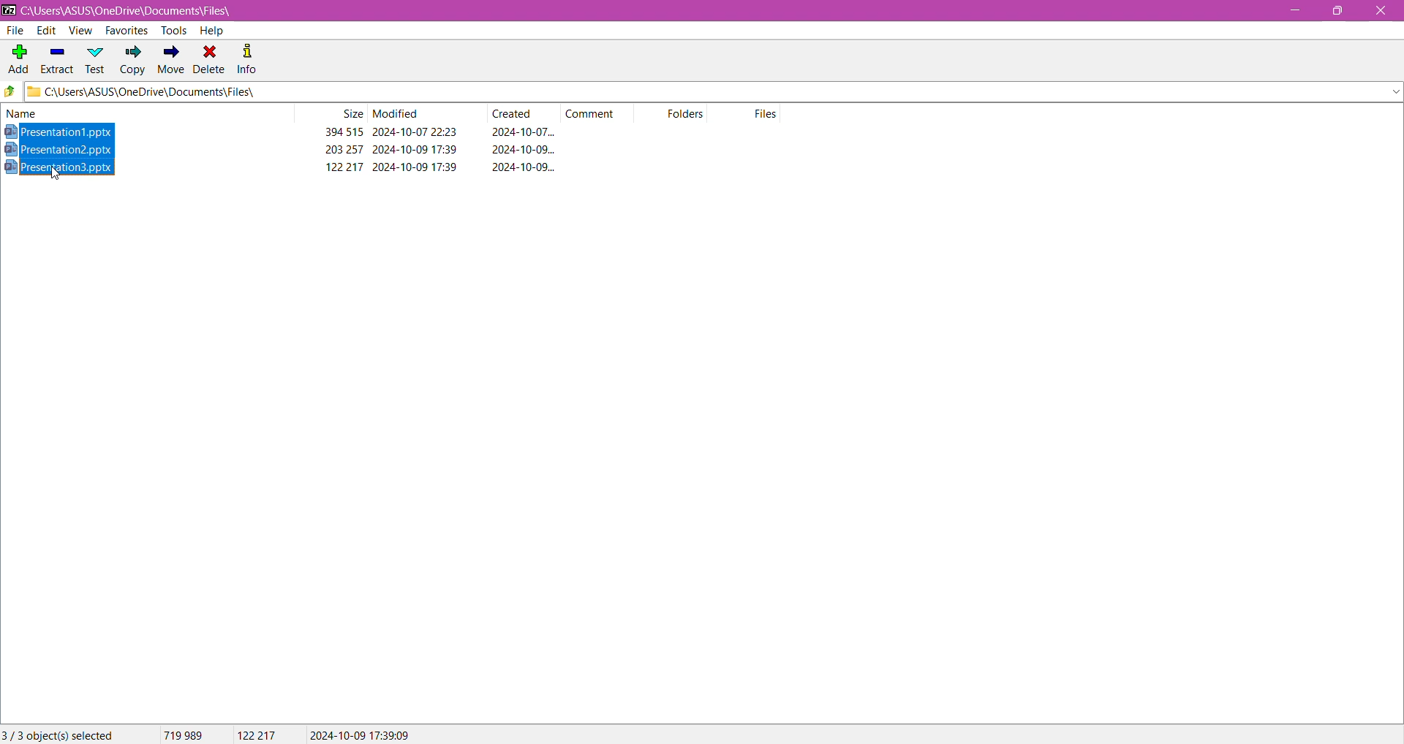 The width and height of the screenshot is (1404, 744). Describe the element at coordinates (211, 31) in the screenshot. I see `Help` at that location.